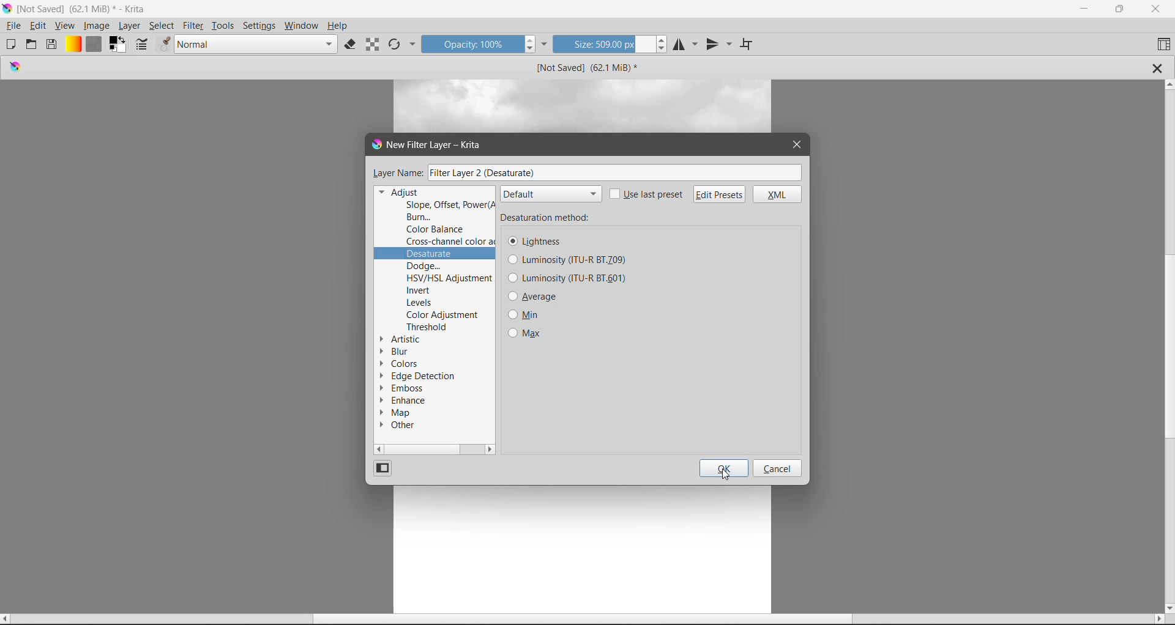  What do you see at coordinates (117, 45) in the screenshot?
I see `Set the background and foreground colro selector` at bounding box center [117, 45].